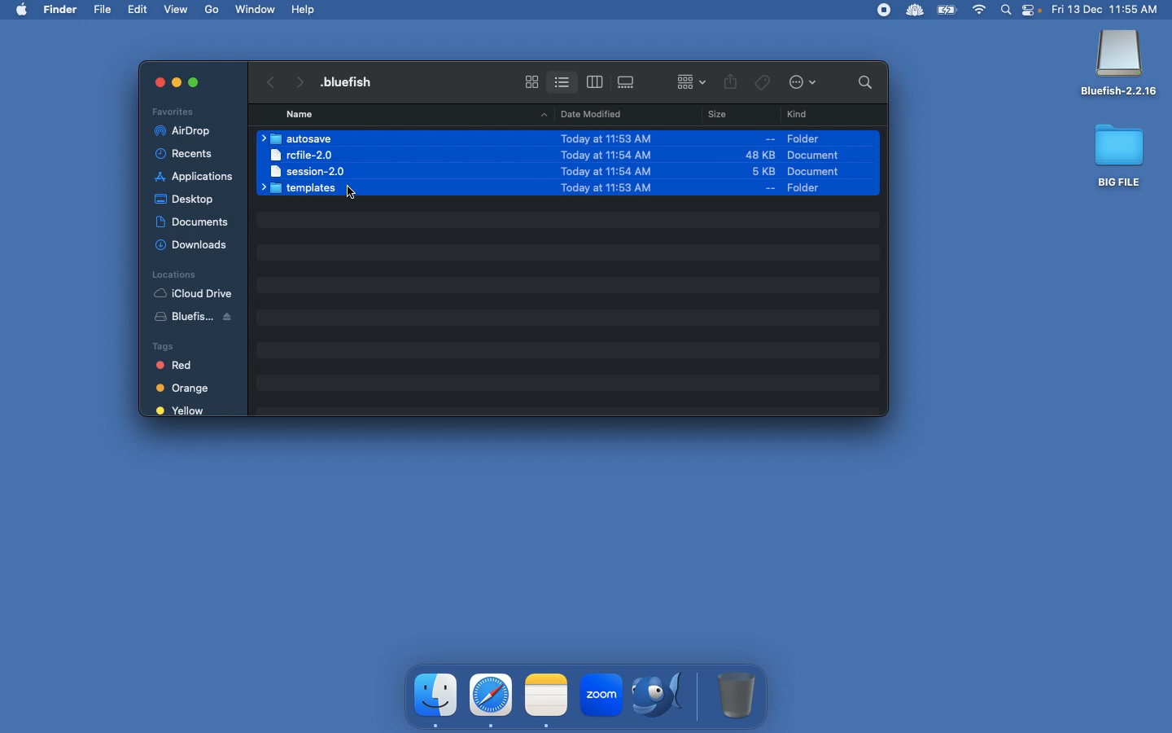  What do you see at coordinates (1110, 9) in the screenshot?
I see `Date time` at bounding box center [1110, 9].